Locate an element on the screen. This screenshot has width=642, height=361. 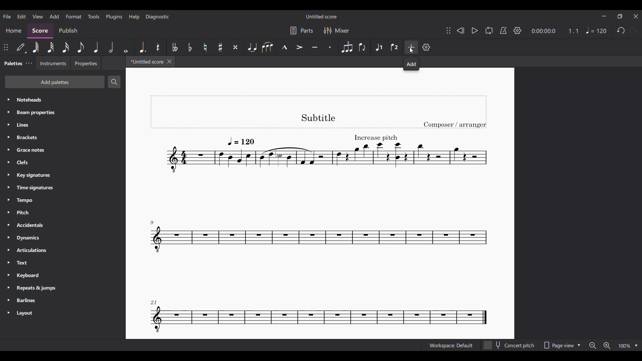
Cursor is located at coordinates (412, 50).